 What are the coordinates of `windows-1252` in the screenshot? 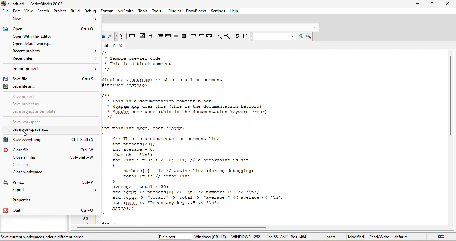 It's located at (245, 237).